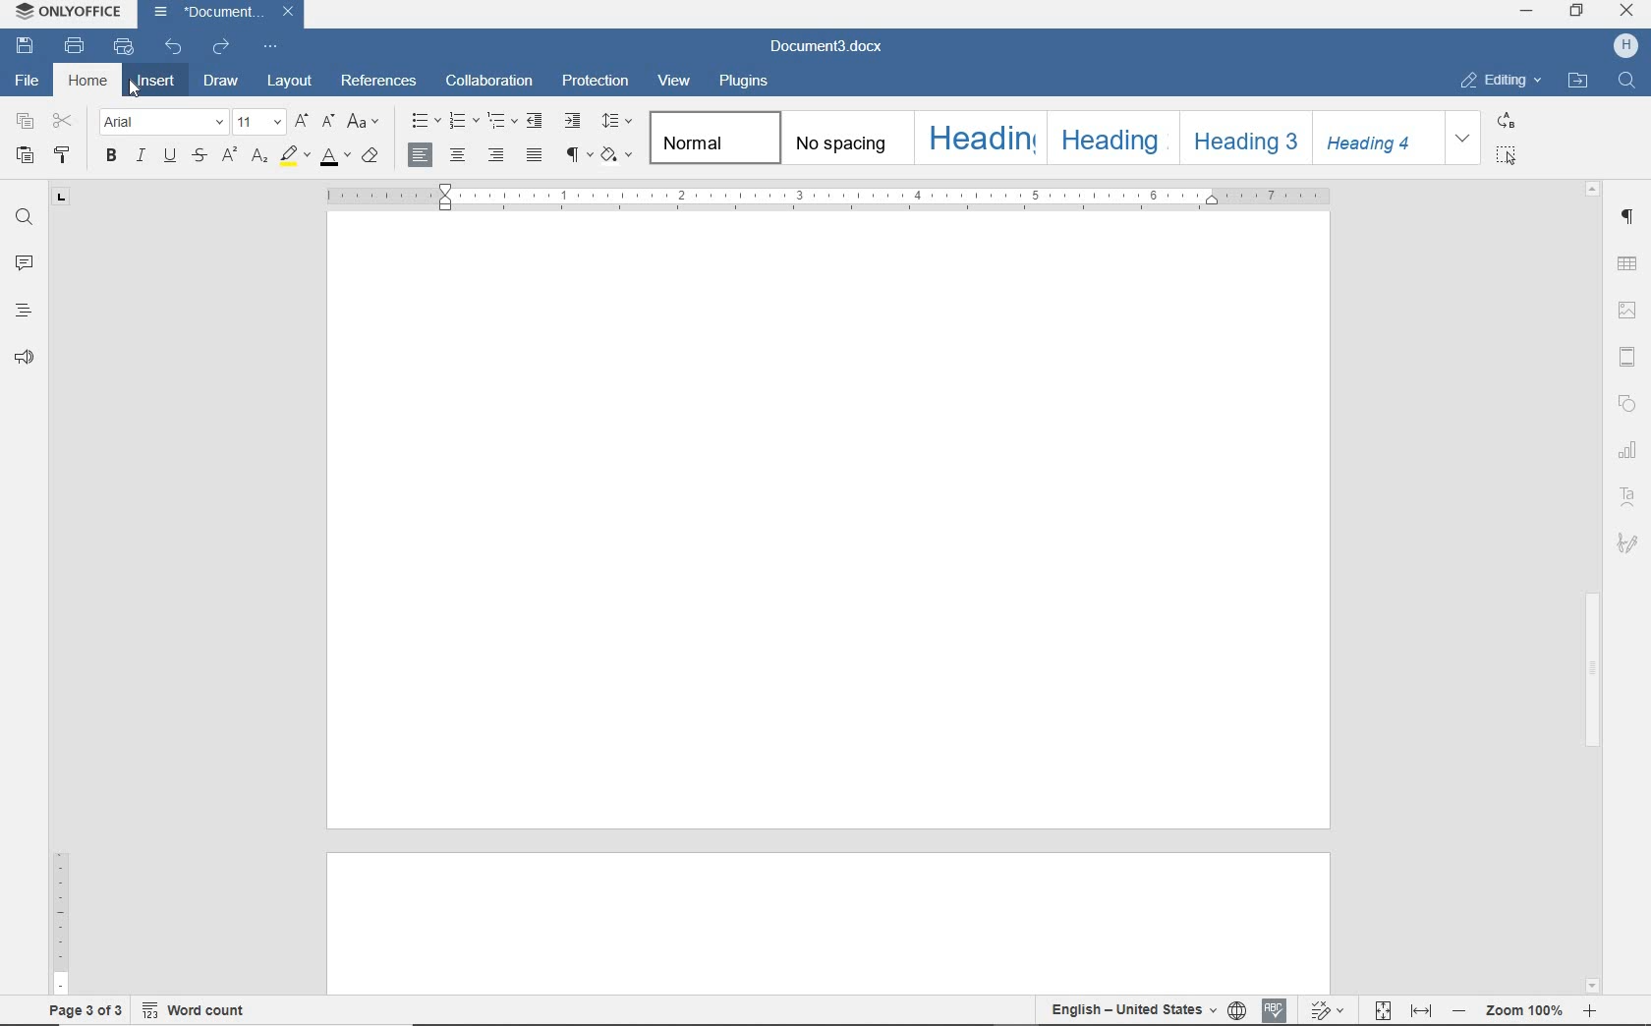 Image resolution: width=1651 pixels, height=1026 pixels. What do you see at coordinates (1591, 587) in the screenshot?
I see `SCROLLBAR` at bounding box center [1591, 587].